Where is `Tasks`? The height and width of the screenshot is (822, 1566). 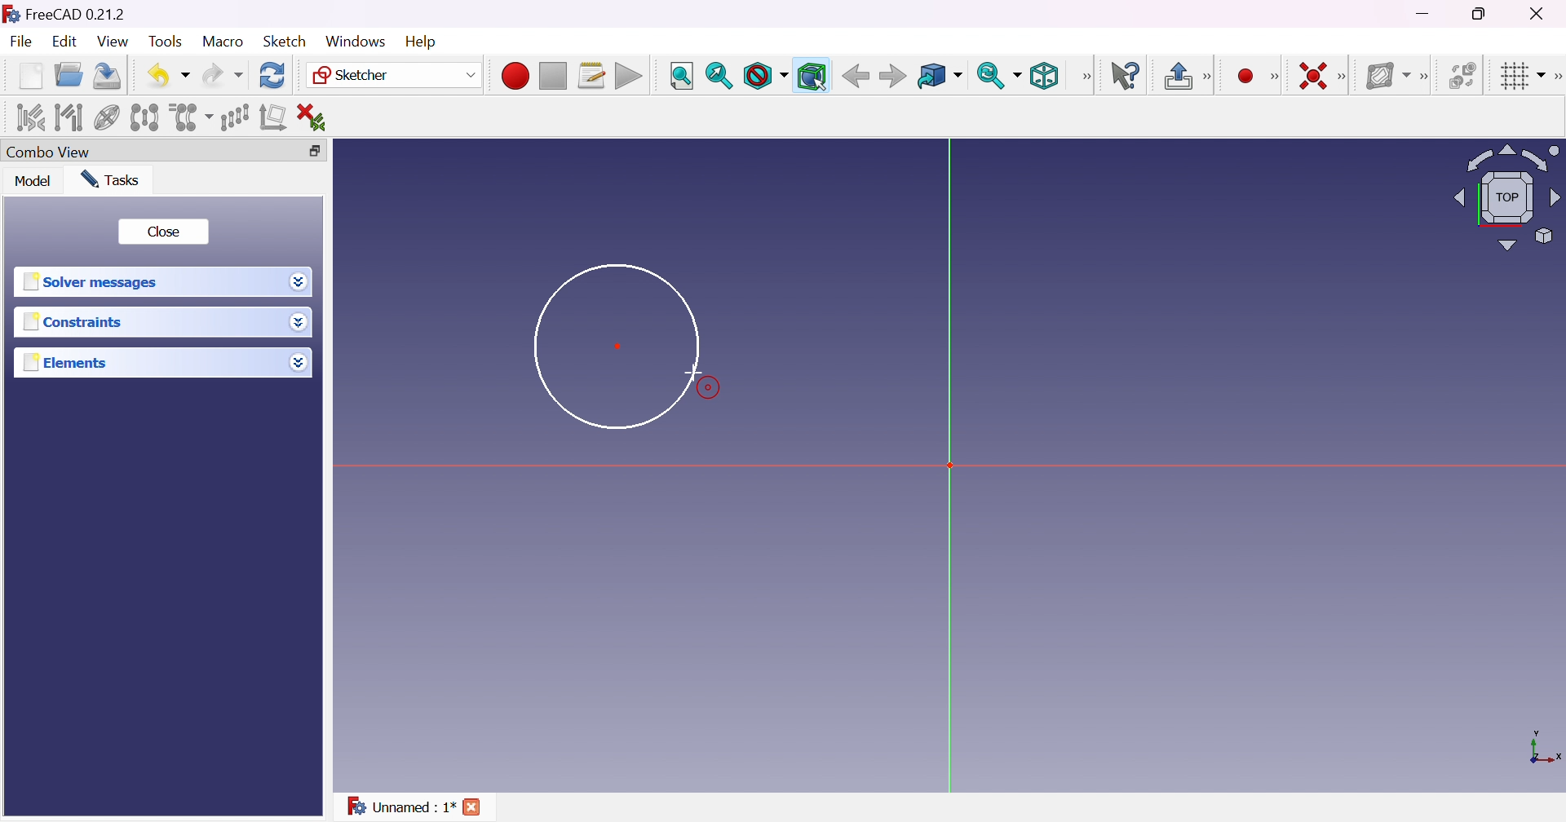
Tasks is located at coordinates (111, 179).